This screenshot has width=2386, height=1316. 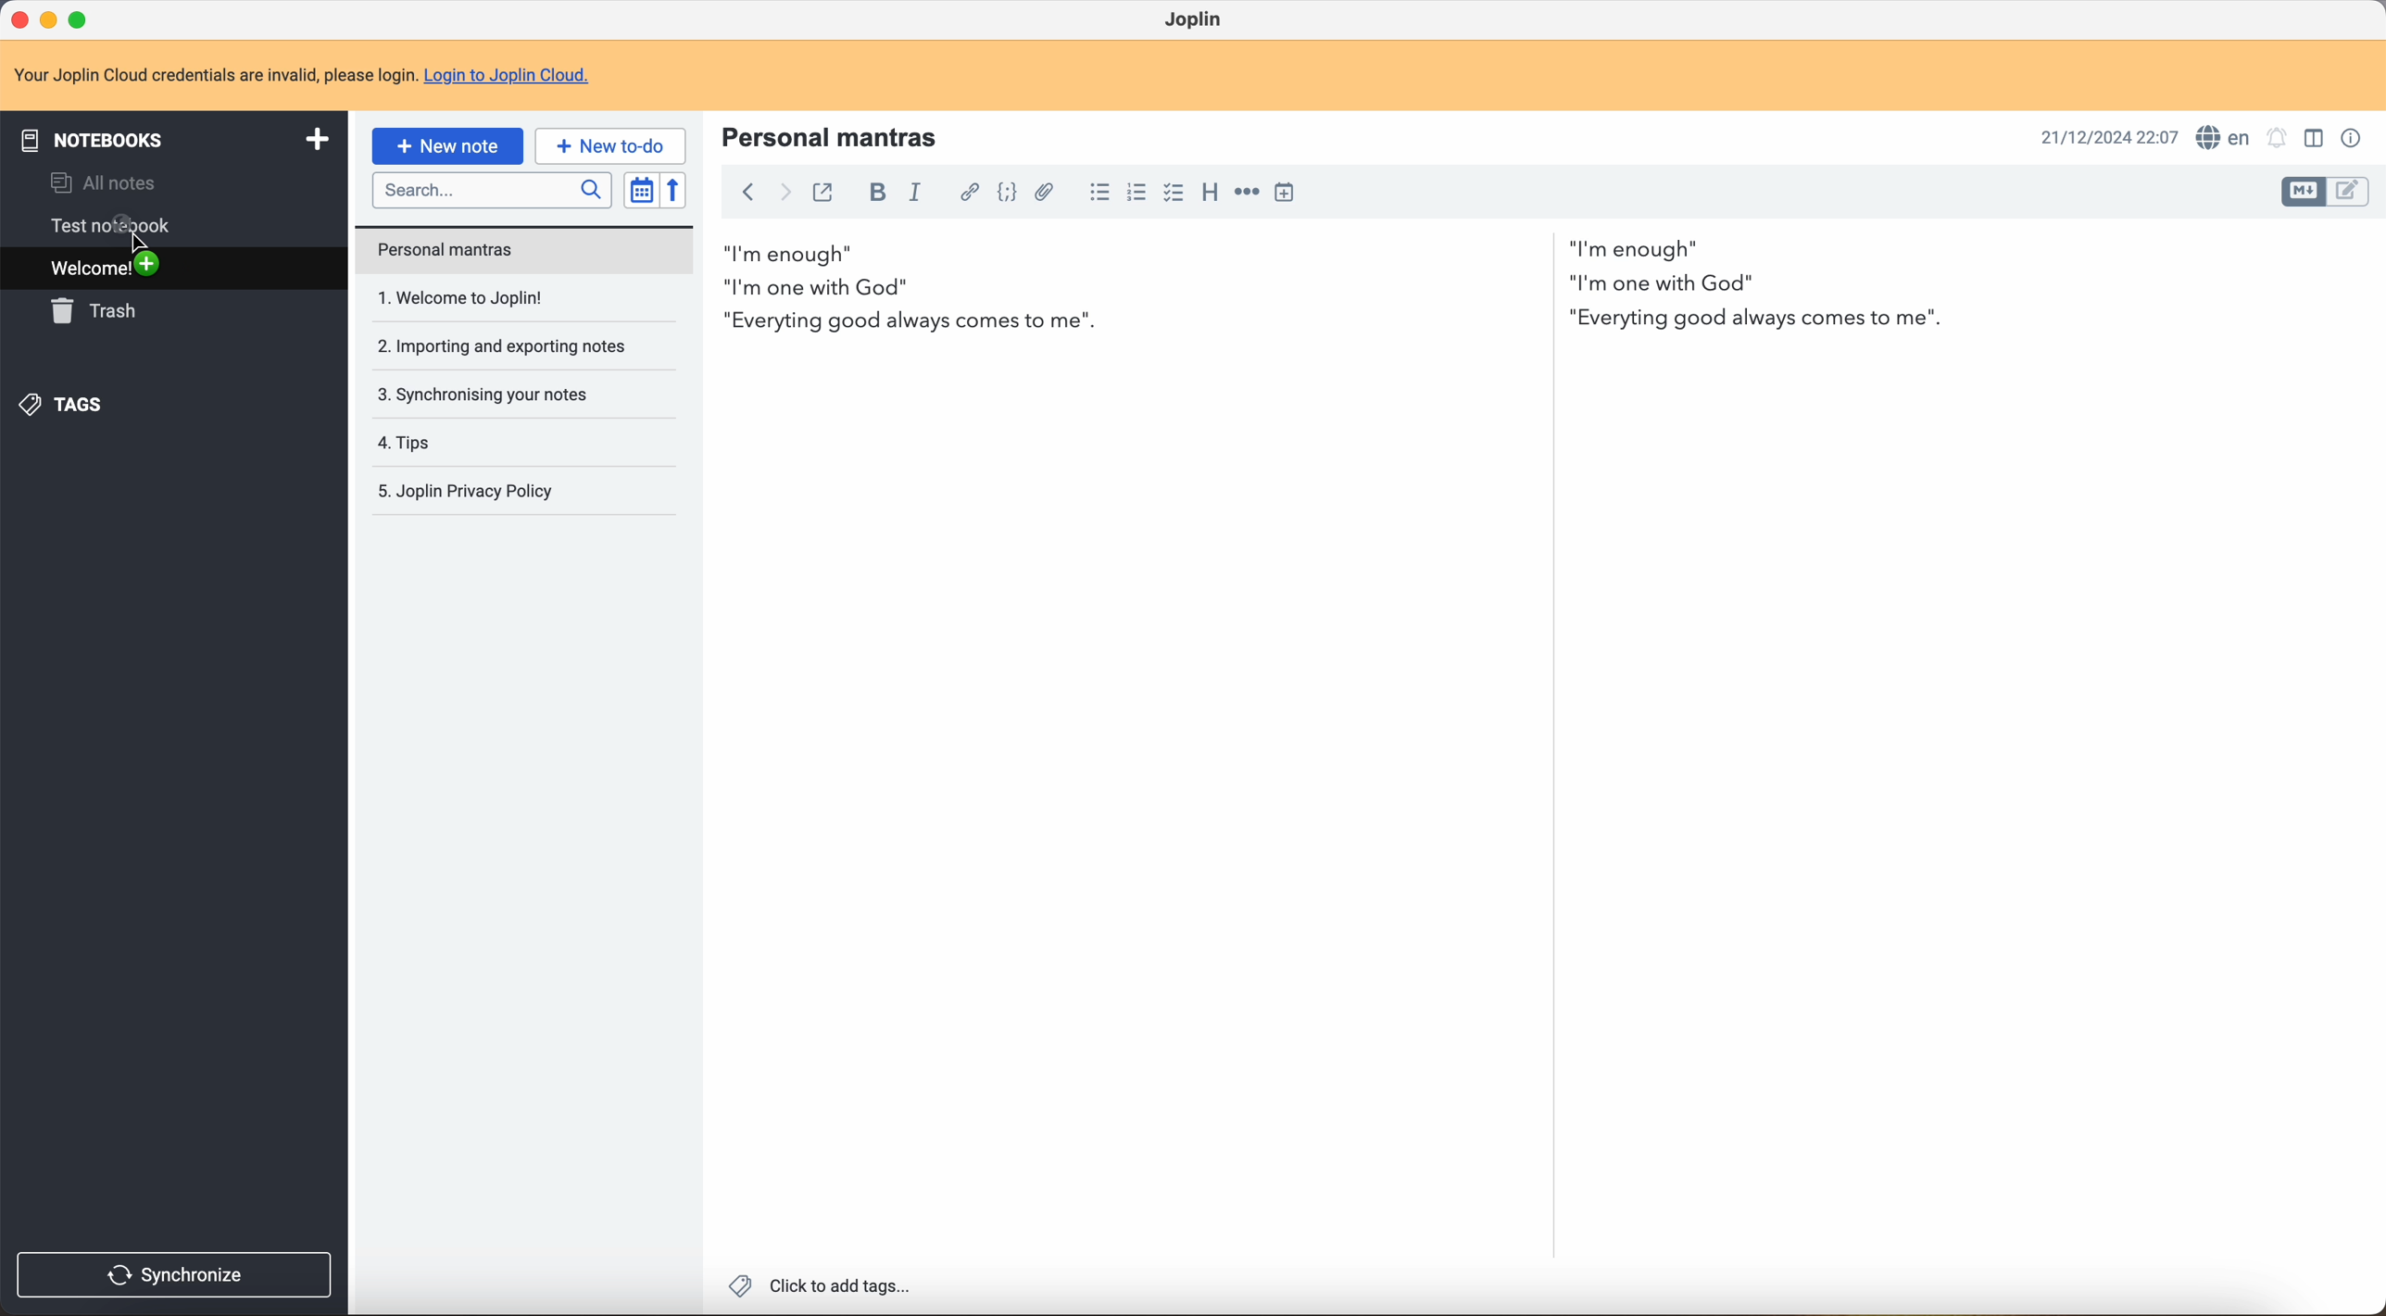 What do you see at coordinates (966, 193) in the screenshot?
I see `hyperlink` at bounding box center [966, 193].